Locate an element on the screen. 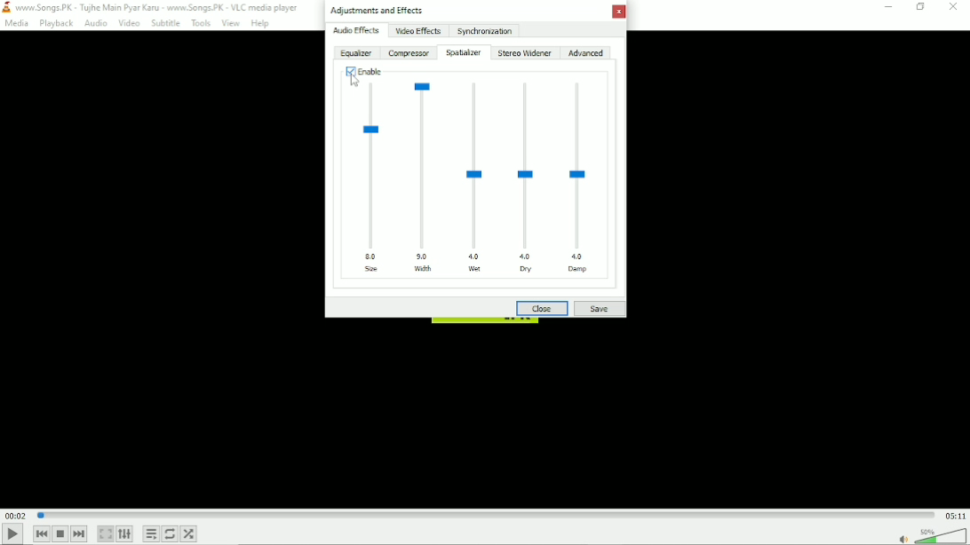 The width and height of the screenshot is (970, 545). Save is located at coordinates (600, 310).